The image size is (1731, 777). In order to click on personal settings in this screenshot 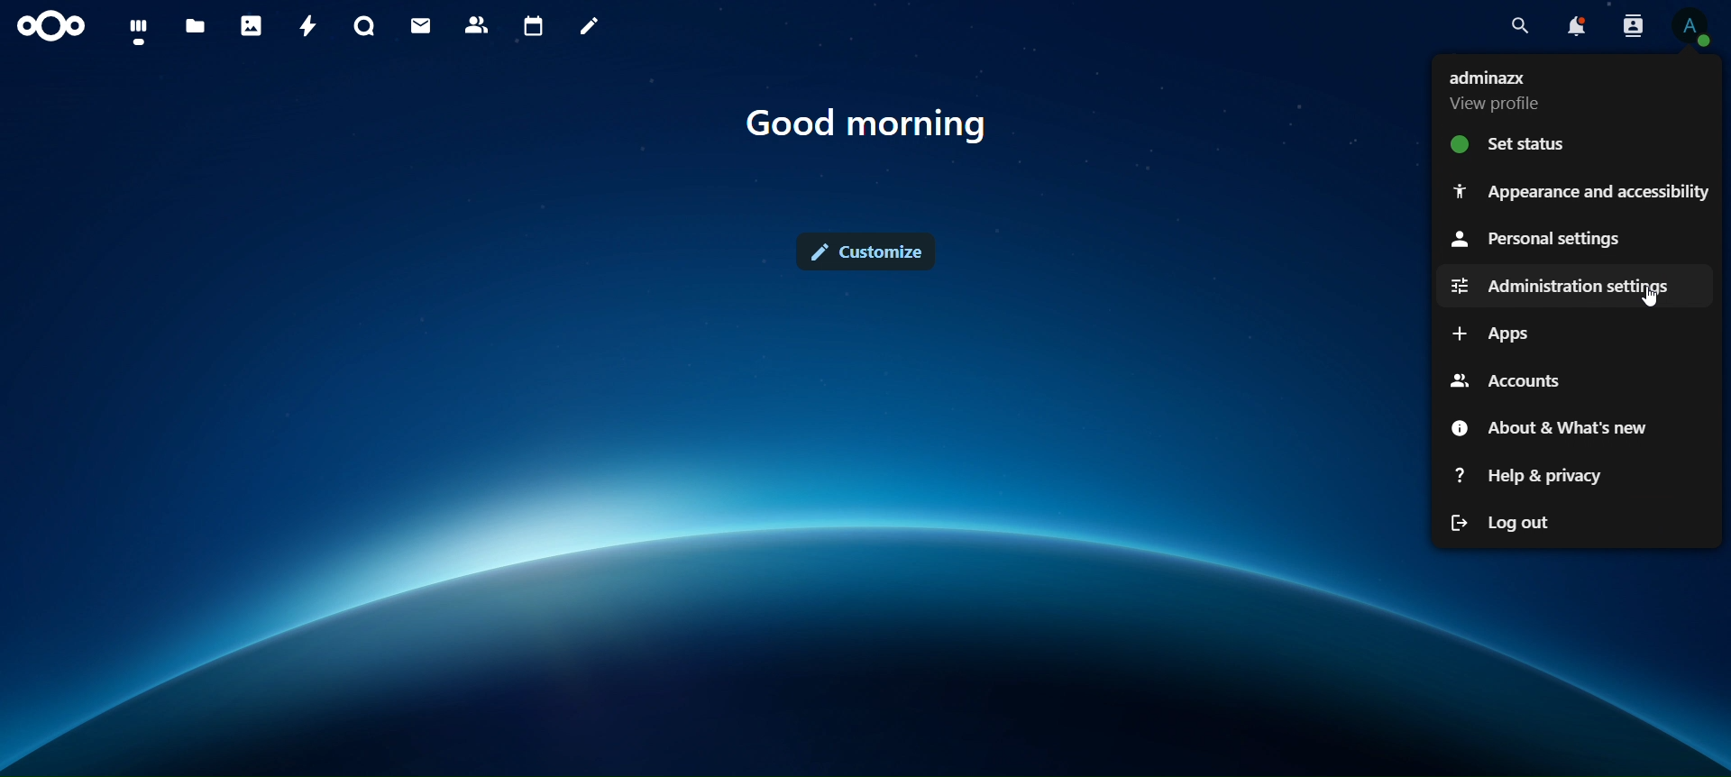, I will do `click(1539, 242)`.